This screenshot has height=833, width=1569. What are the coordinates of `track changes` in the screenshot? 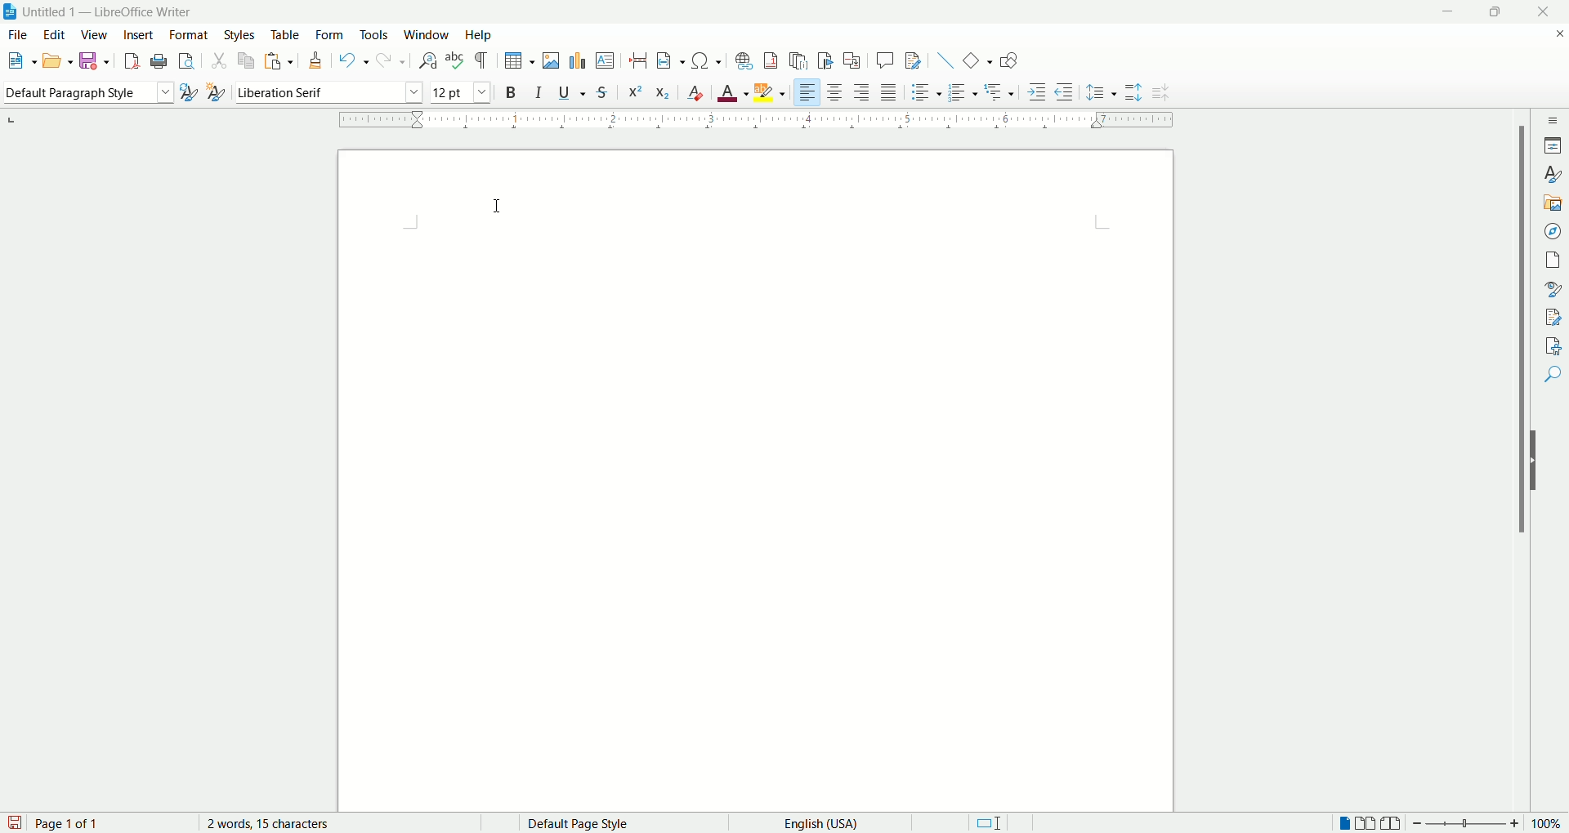 It's located at (912, 61).